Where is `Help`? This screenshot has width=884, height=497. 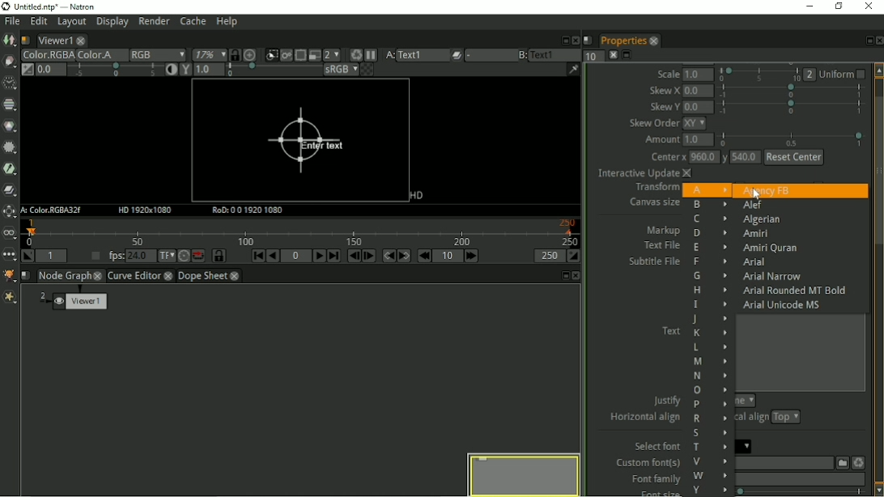
Help is located at coordinates (228, 22).